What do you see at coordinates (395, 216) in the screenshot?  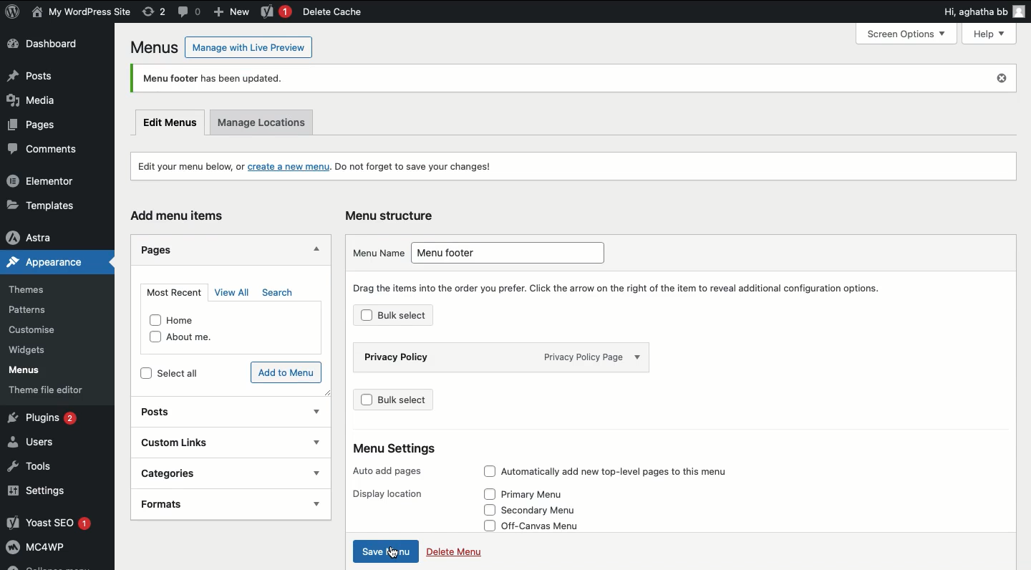 I see `Menu structure` at bounding box center [395, 216].